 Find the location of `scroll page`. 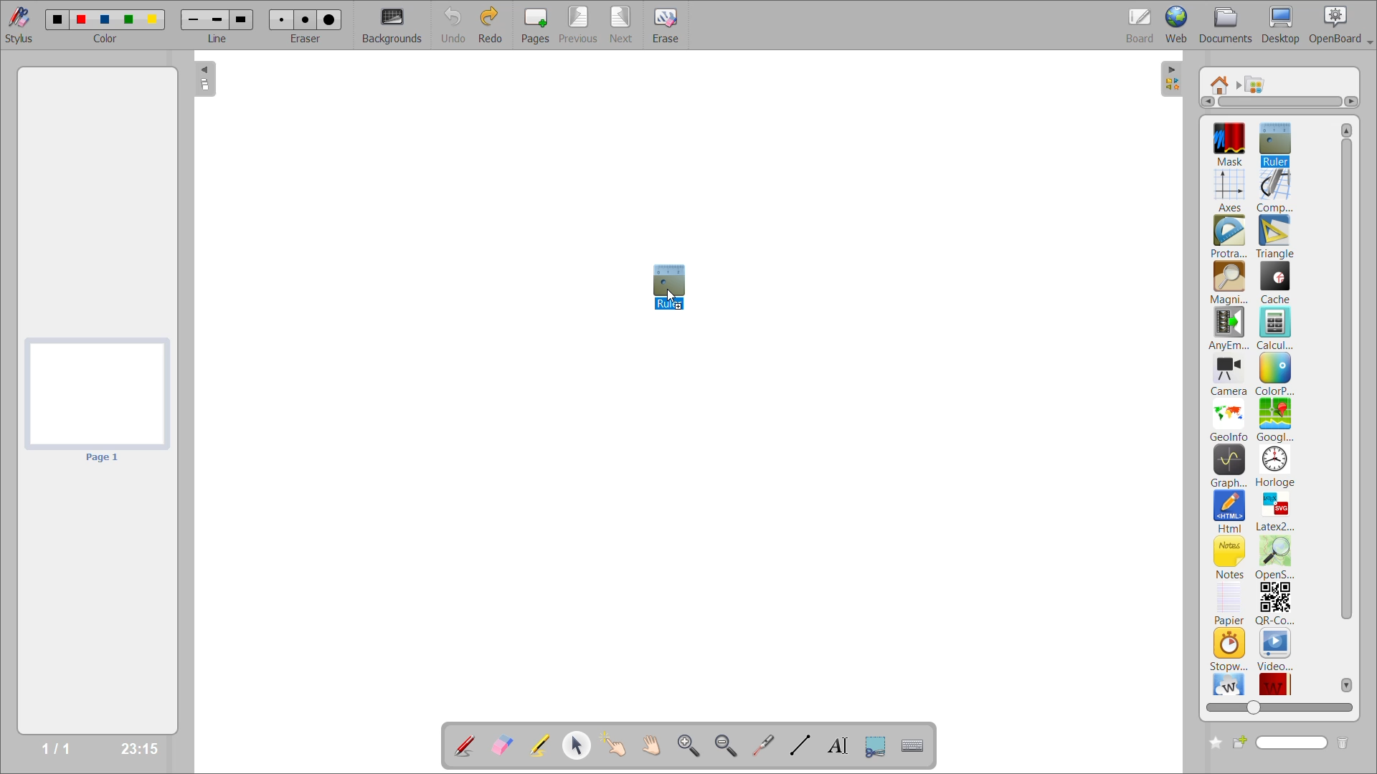

scroll page is located at coordinates (652, 744).